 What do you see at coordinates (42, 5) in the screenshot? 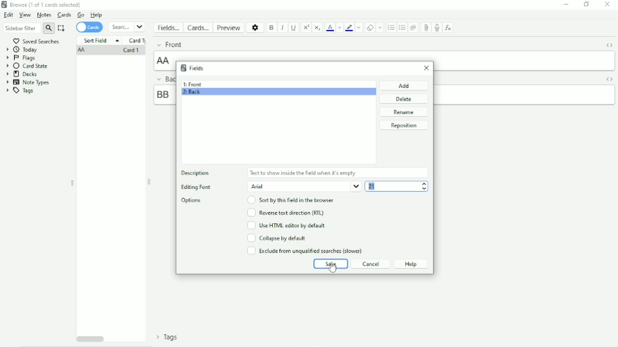
I see `Browse (1 of 1 cards selected)` at bounding box center [42, 5].